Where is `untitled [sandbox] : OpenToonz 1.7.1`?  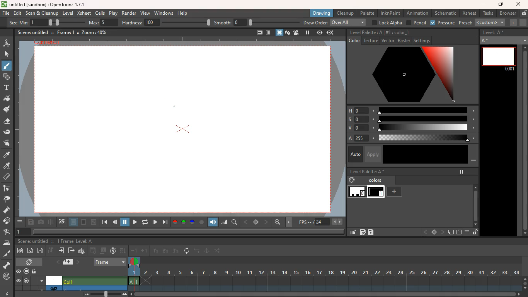 untitled [sandbox] : OpenToonz 1.7.1 is located at coordinates (43, 4).